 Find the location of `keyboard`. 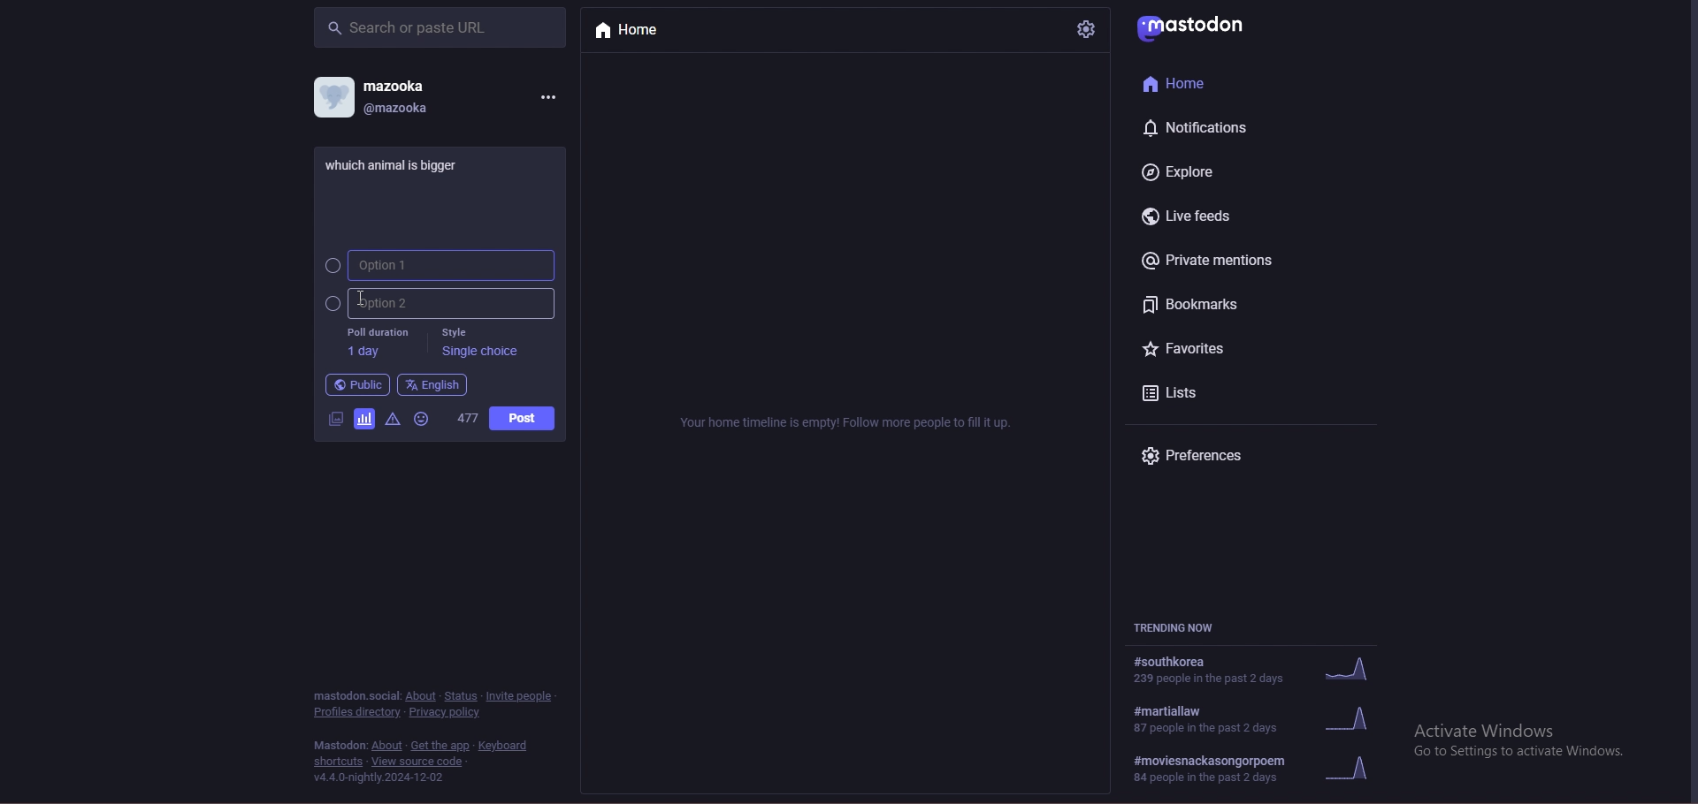

keyboard is located at coordinates (506, 746).